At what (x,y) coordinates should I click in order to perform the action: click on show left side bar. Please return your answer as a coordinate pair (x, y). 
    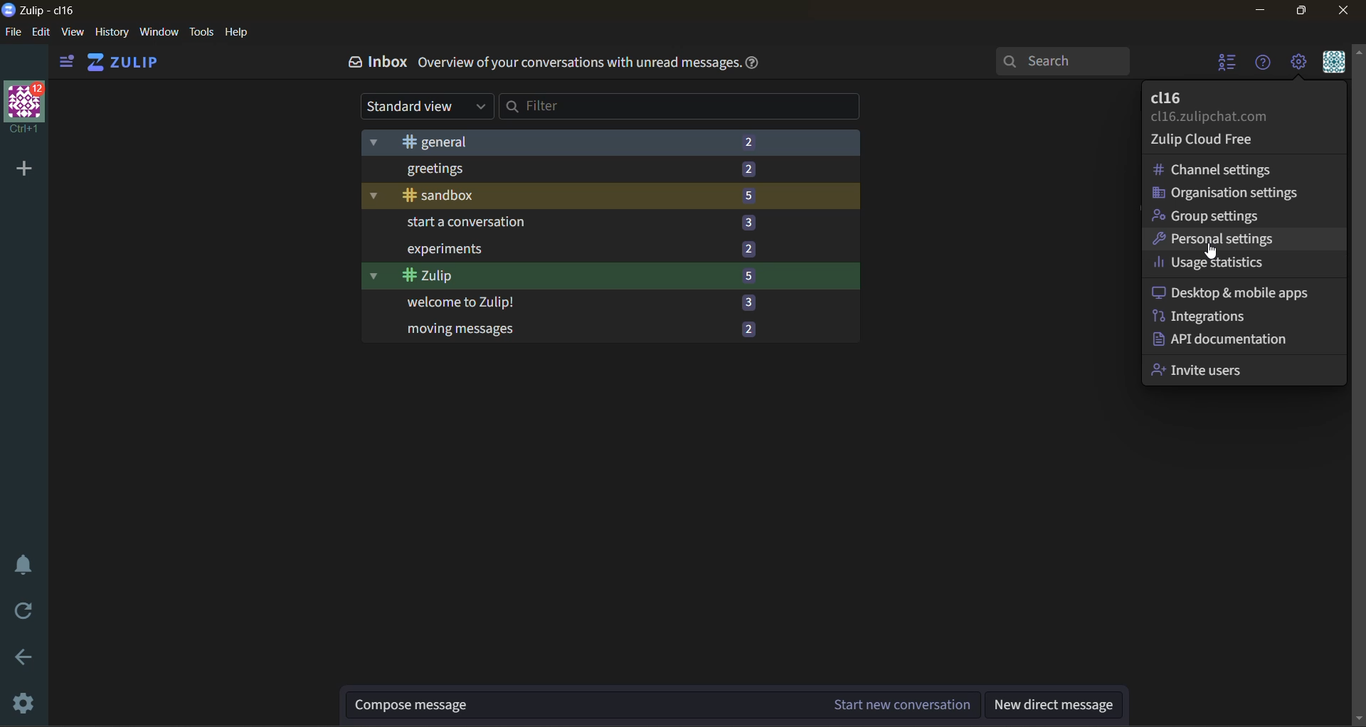
    Looking at the image, I should click on (66, 62).